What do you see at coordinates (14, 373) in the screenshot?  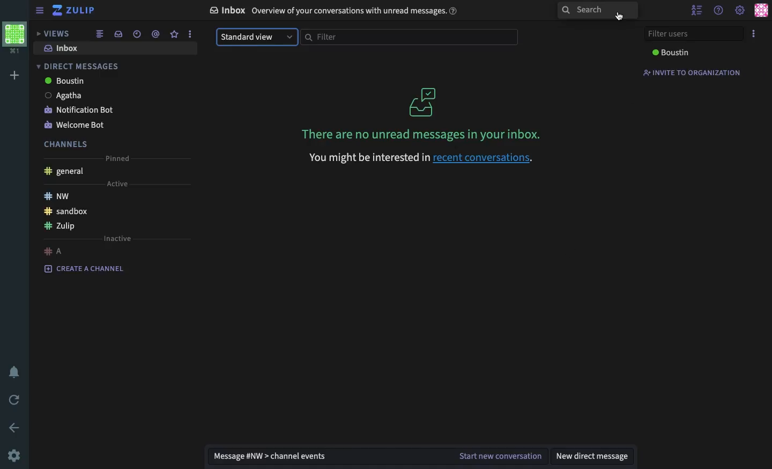 I see `notification` at bounding box center [14, 373].